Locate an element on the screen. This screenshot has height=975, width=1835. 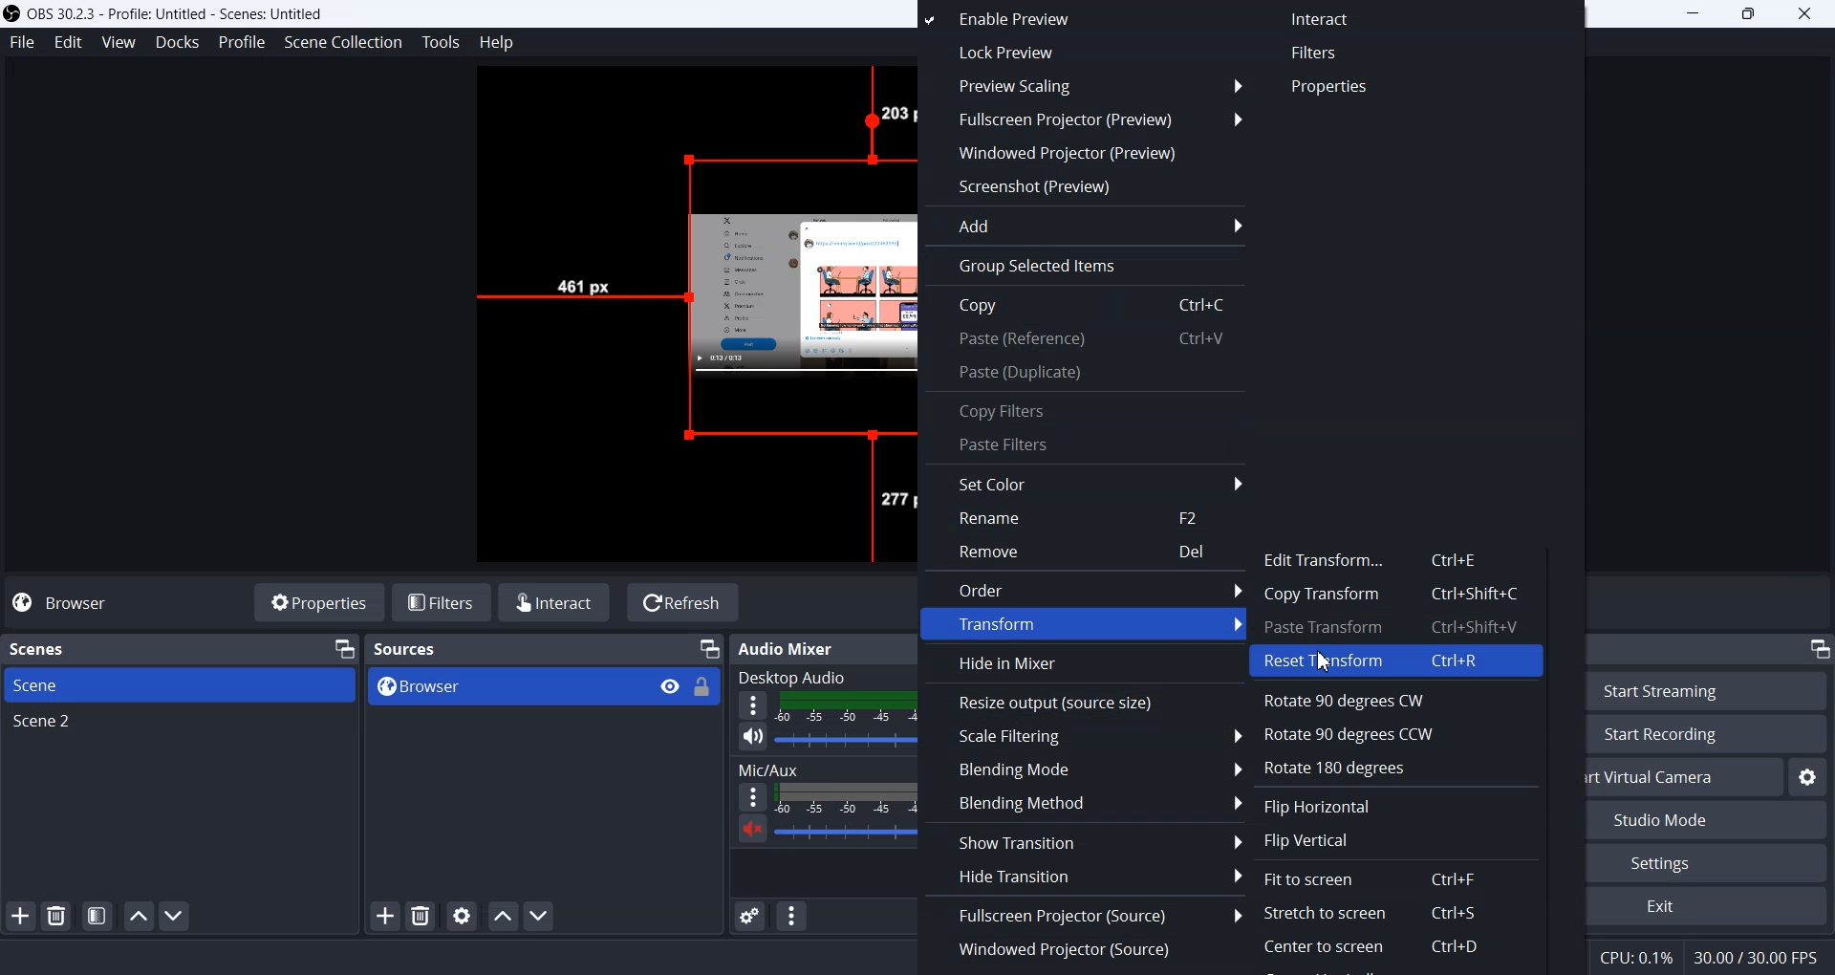
Windowed Projector(preview) is located at coordinates (1086, 155).